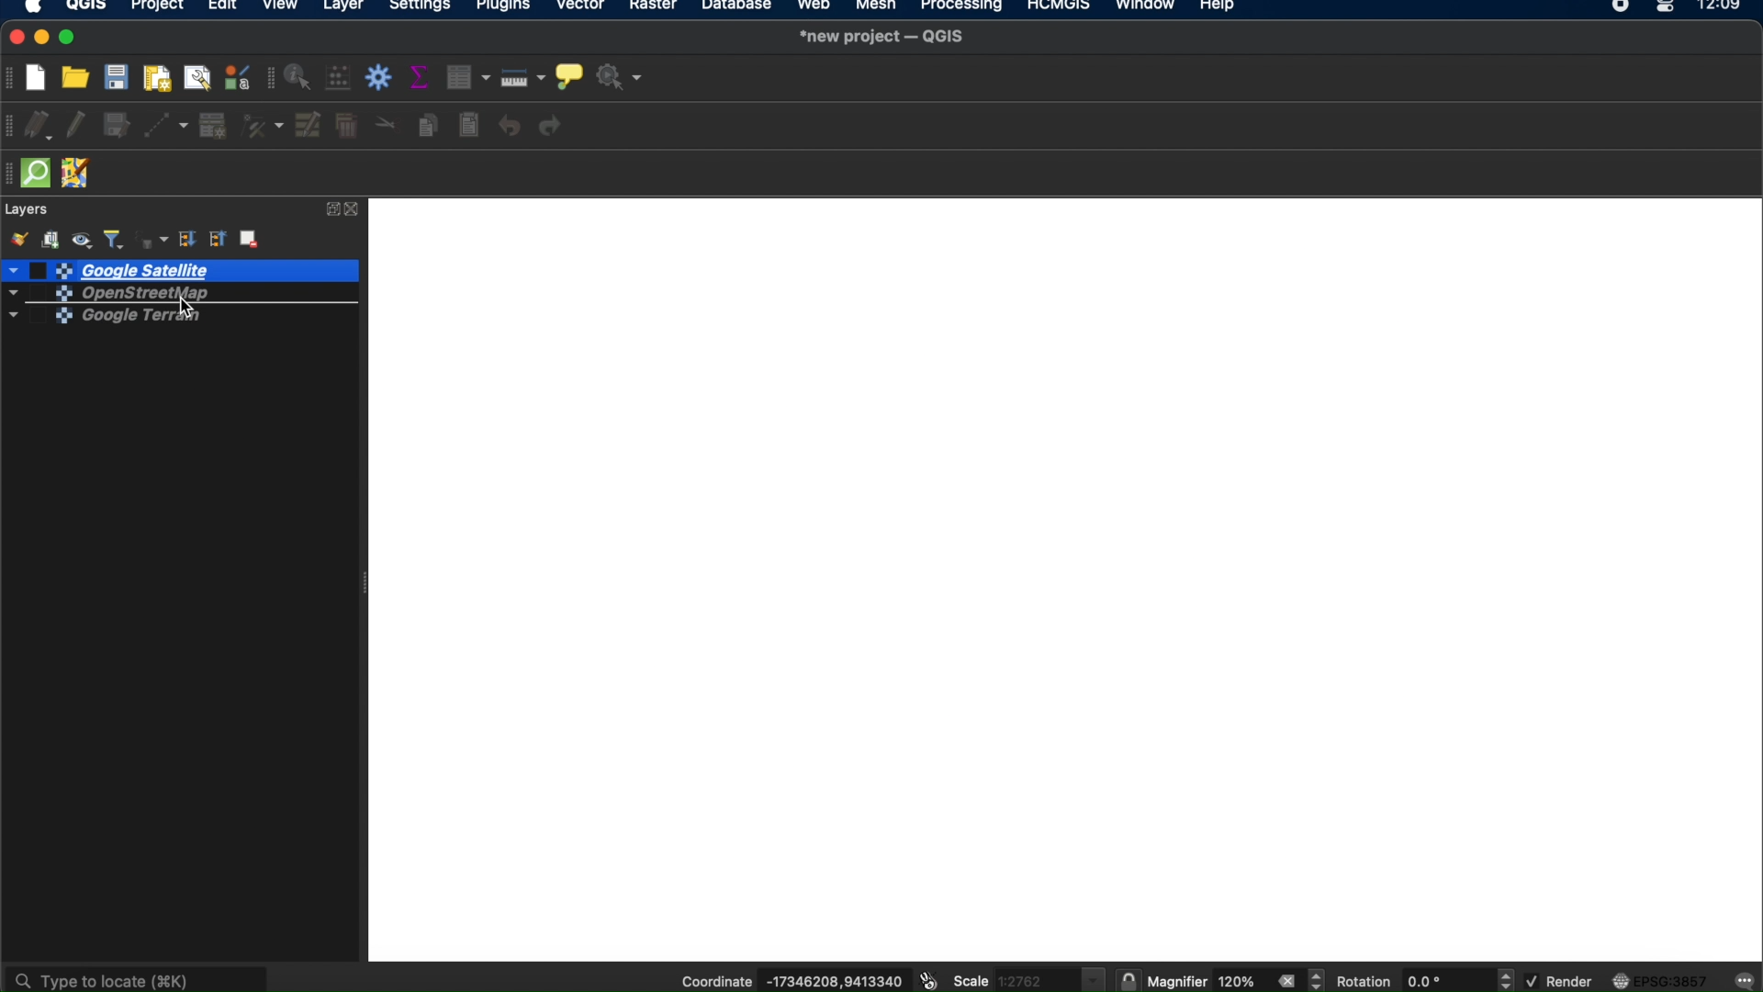 The image size is (1763, 992). I want to click on messages, so click(1746, 979).